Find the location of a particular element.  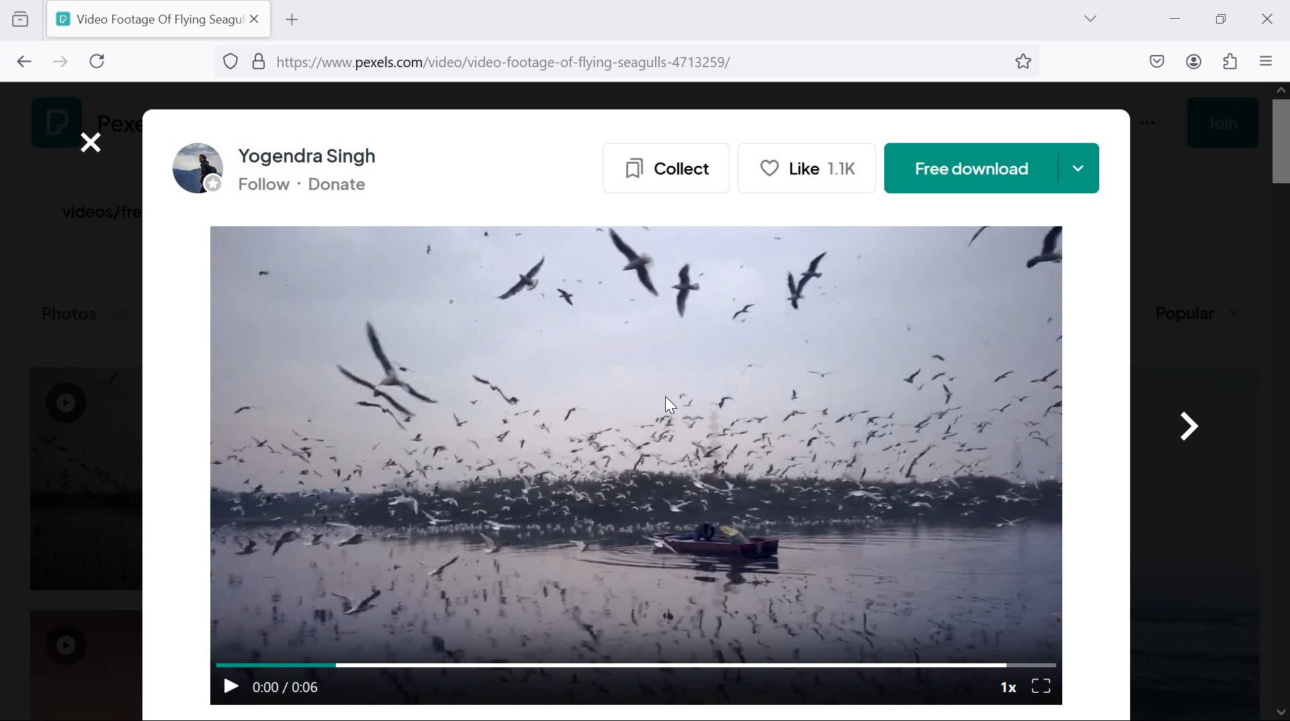

full screen is located at coordinates (1043, 685).